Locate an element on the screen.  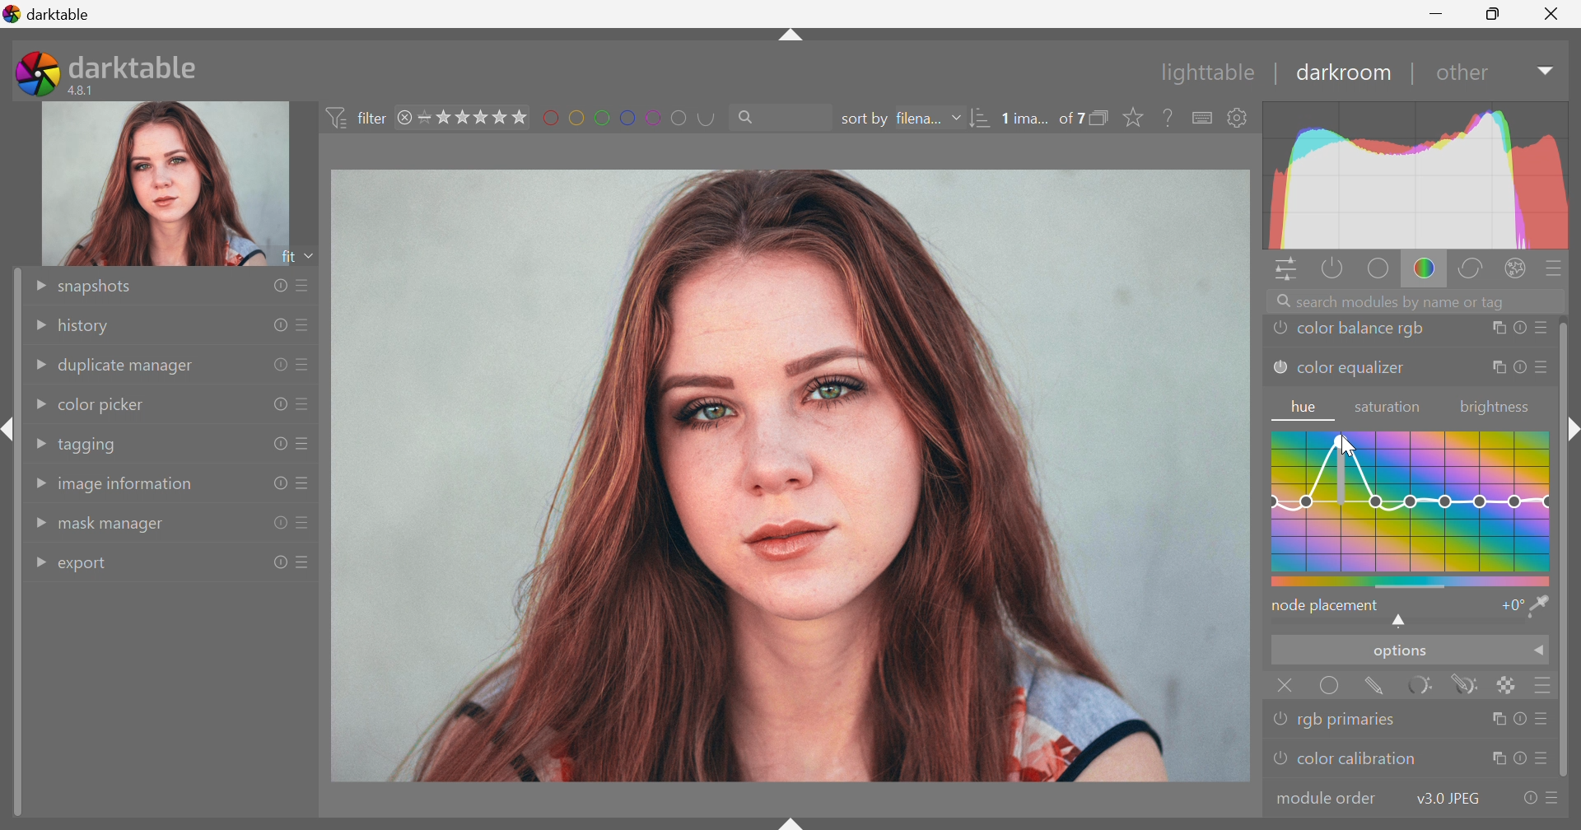
rgb primaries is located at coordinates (1353, 720).